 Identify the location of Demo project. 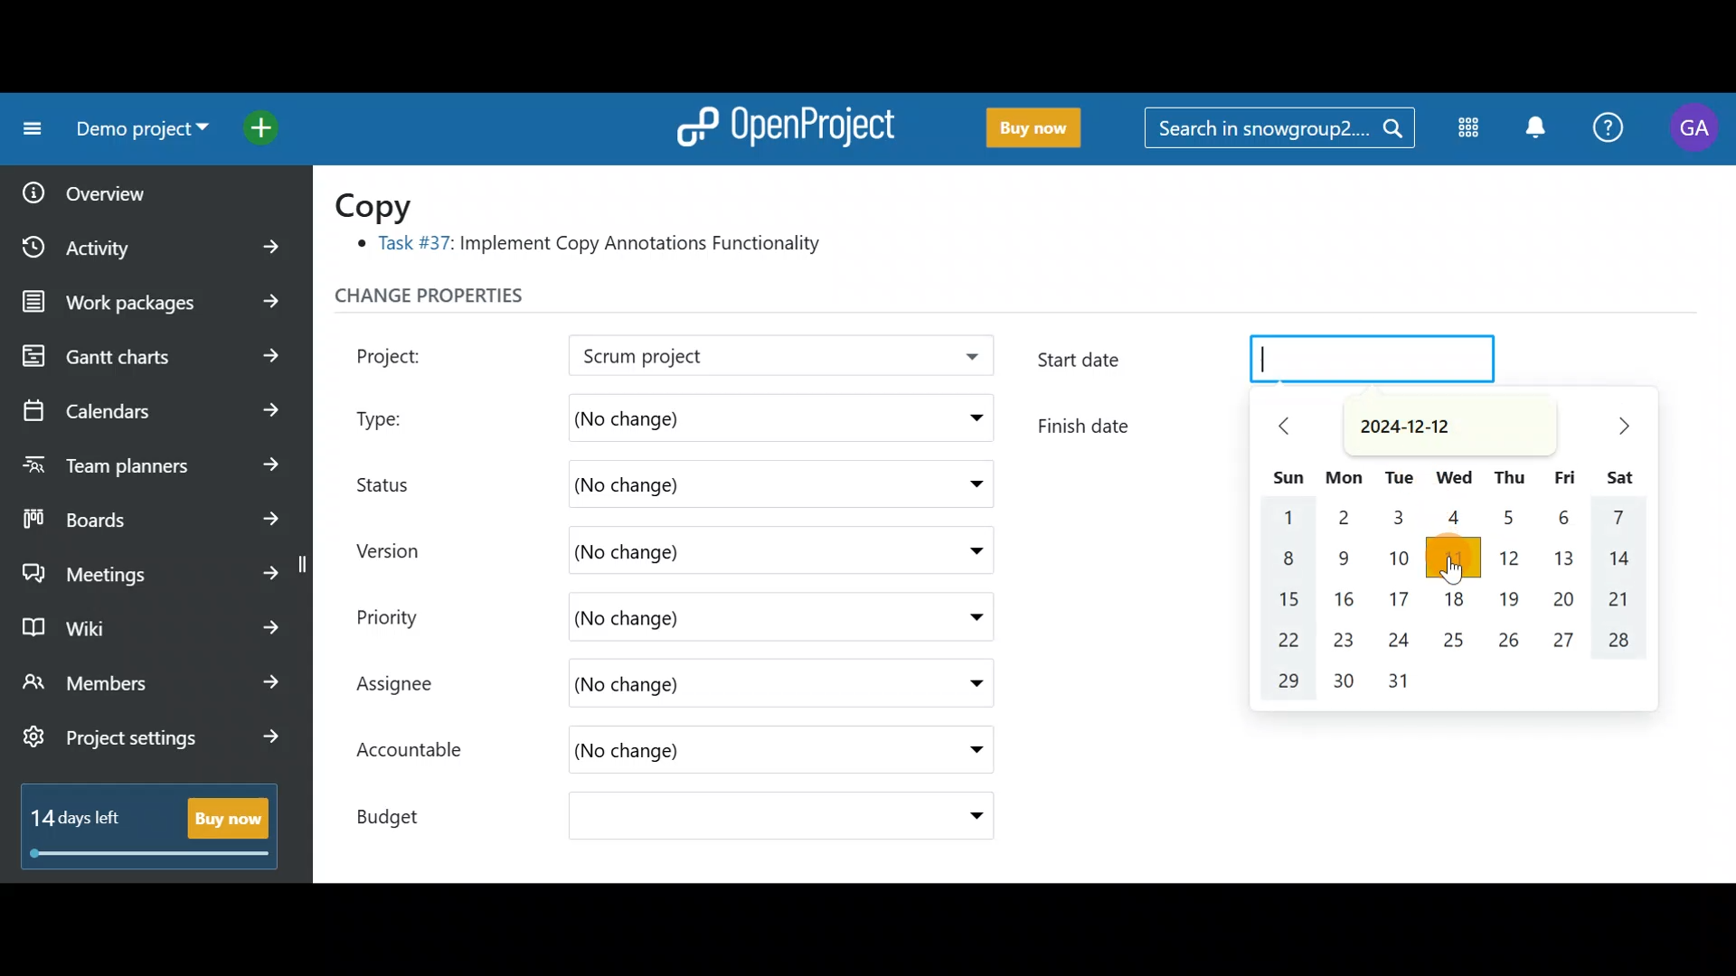
(728, 357).